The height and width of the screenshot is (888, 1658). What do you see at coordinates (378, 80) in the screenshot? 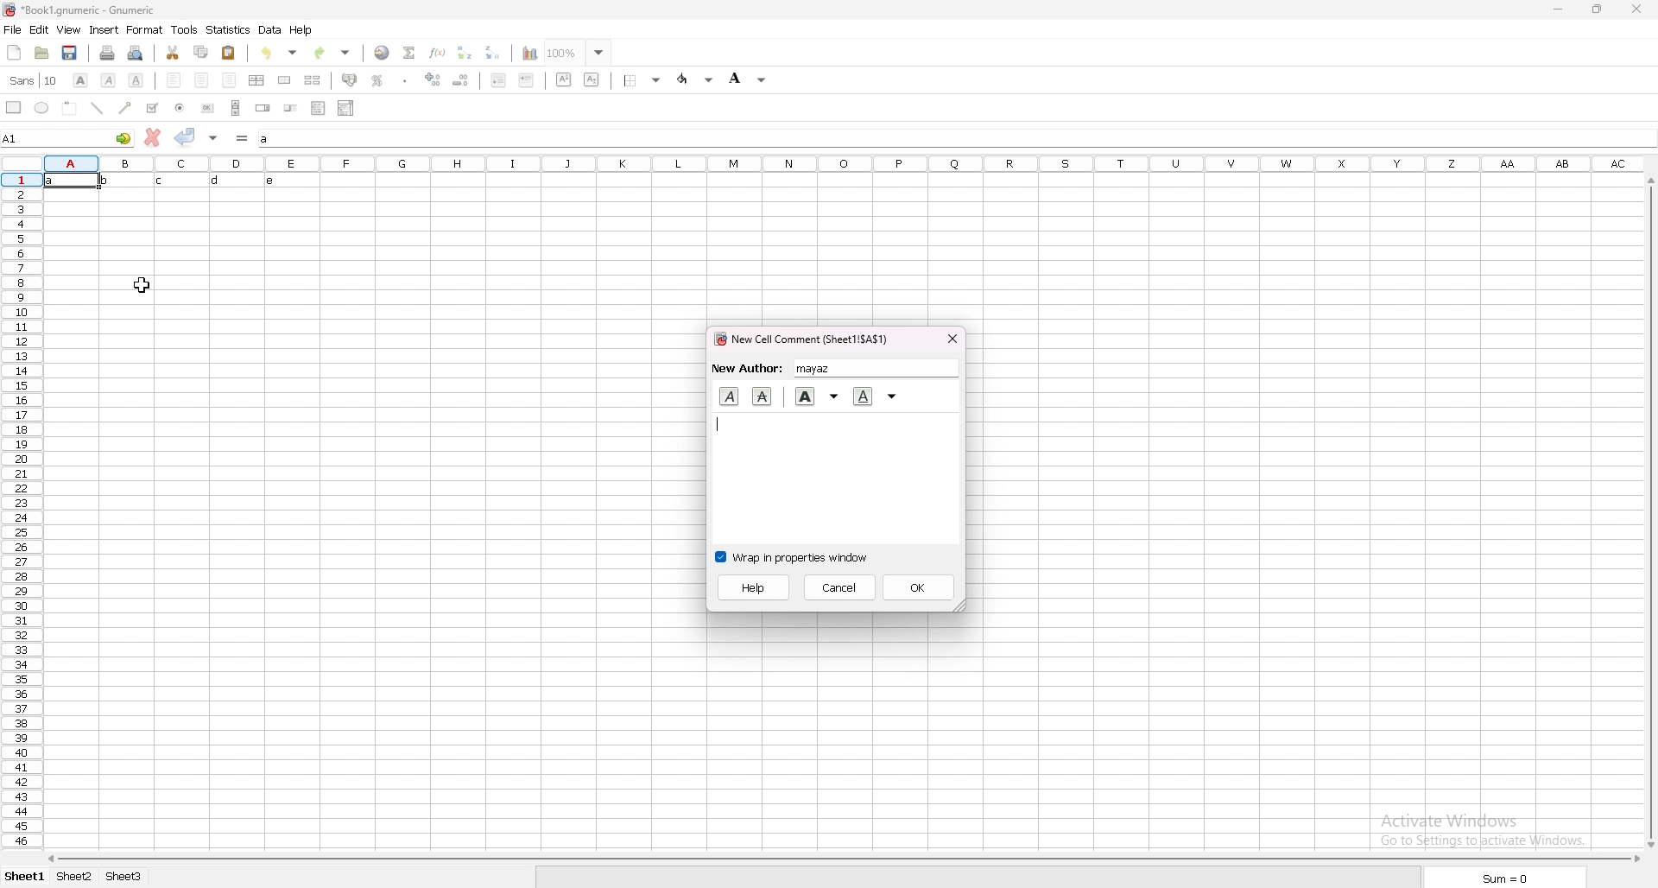
I see `percentage` at bounding box center [378, 80].